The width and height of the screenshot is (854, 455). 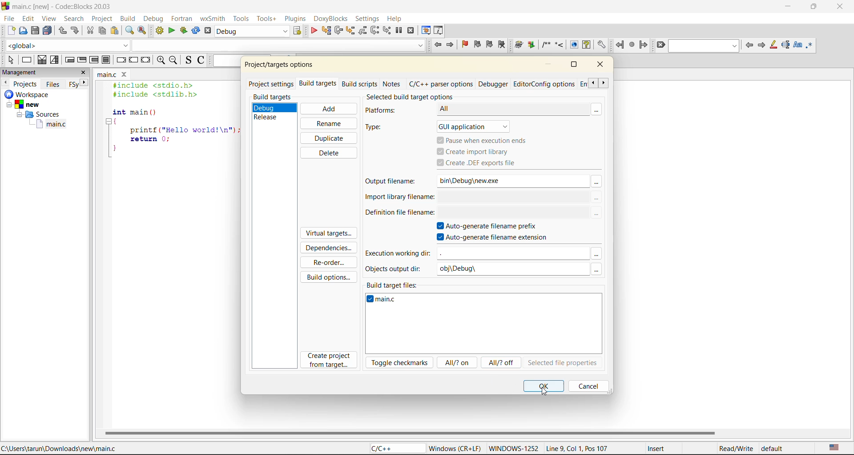 I want to click on selected file properties, so click(x=565, y=363).